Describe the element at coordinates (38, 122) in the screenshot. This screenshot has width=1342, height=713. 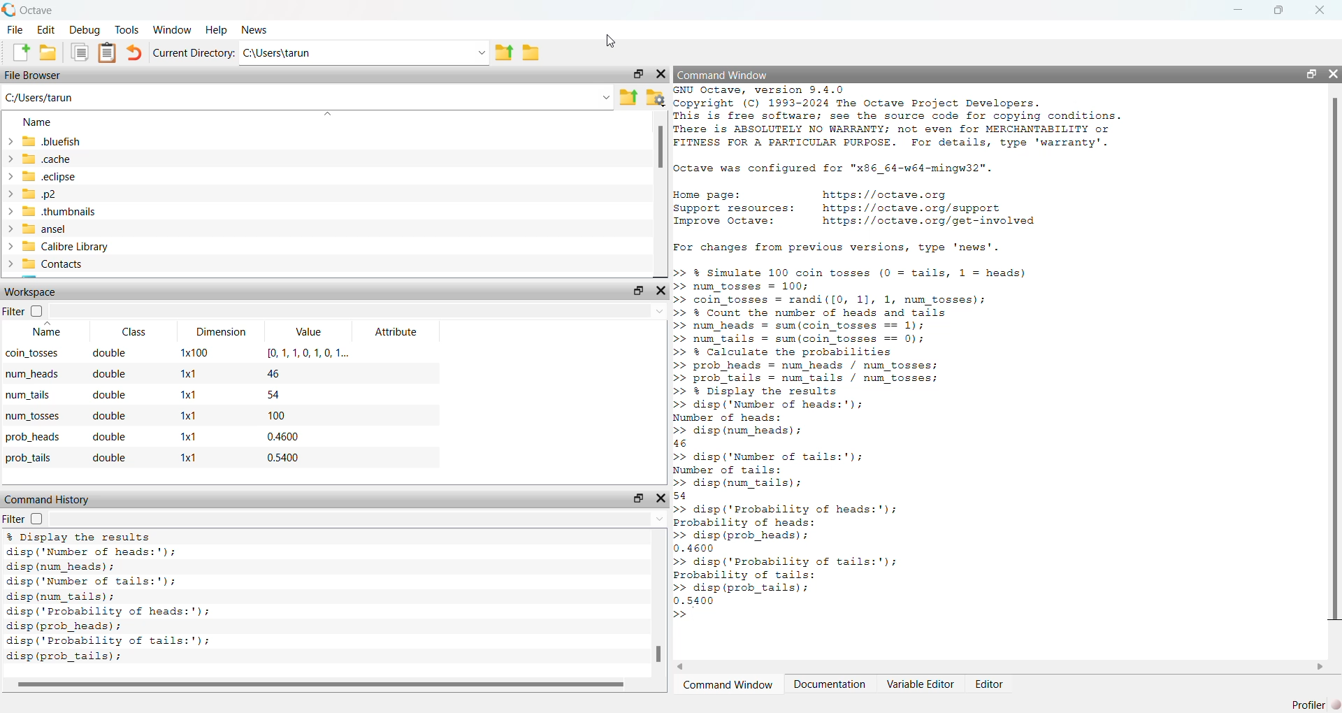
I see `Name` at that location.